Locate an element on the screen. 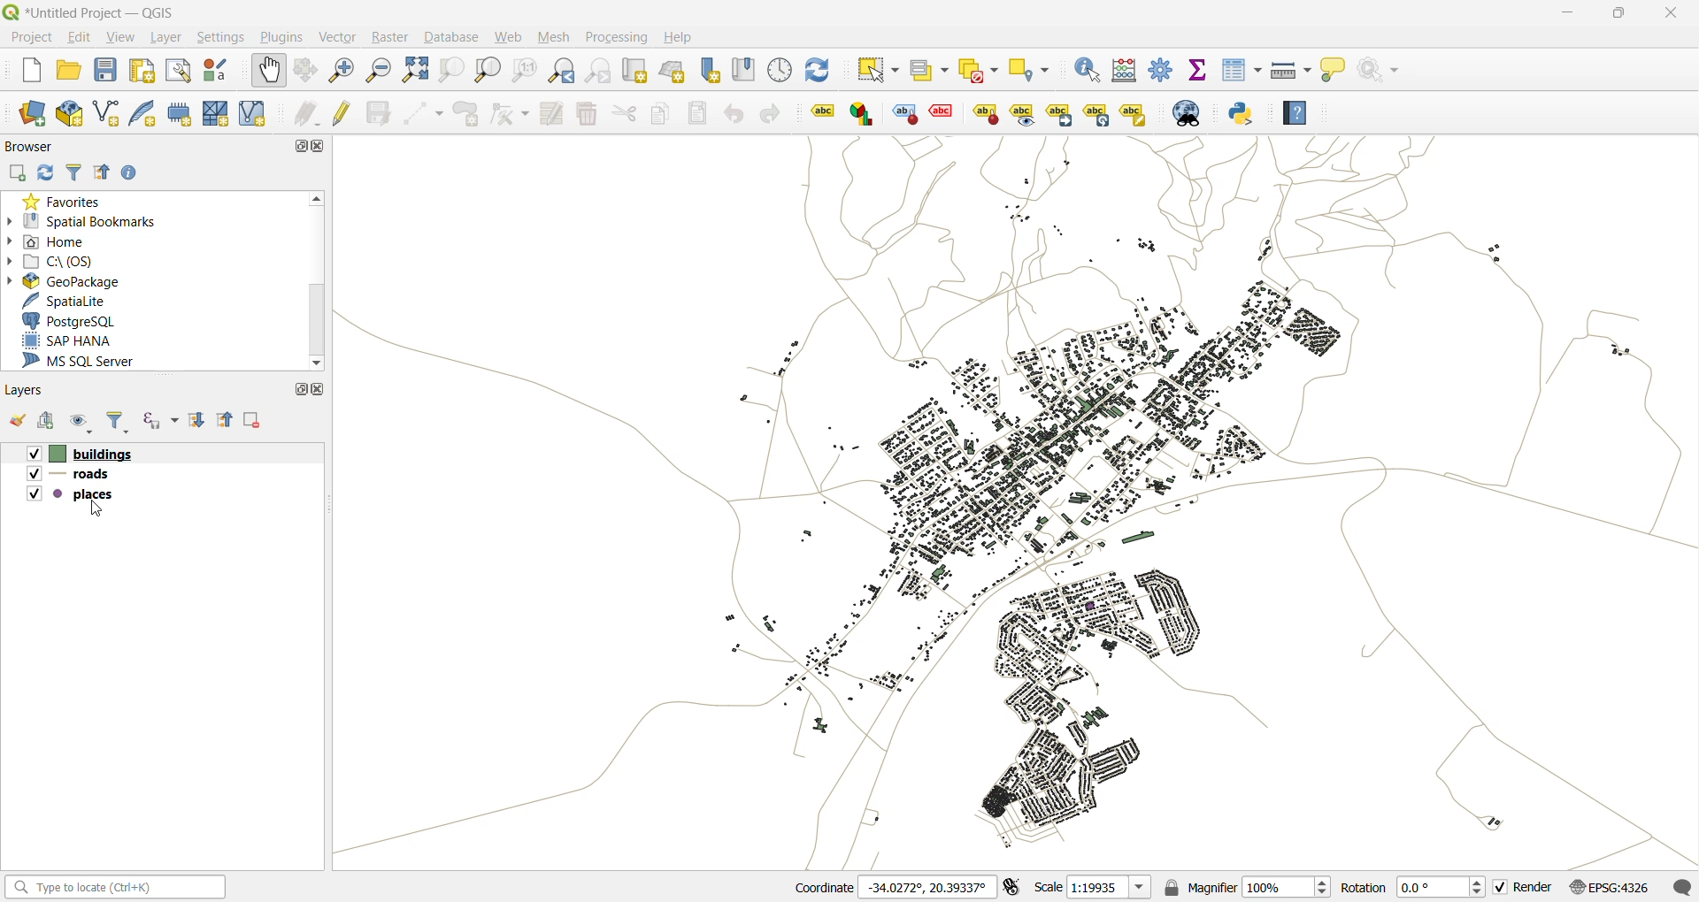  geopackage is located at coordinates (75, 279).